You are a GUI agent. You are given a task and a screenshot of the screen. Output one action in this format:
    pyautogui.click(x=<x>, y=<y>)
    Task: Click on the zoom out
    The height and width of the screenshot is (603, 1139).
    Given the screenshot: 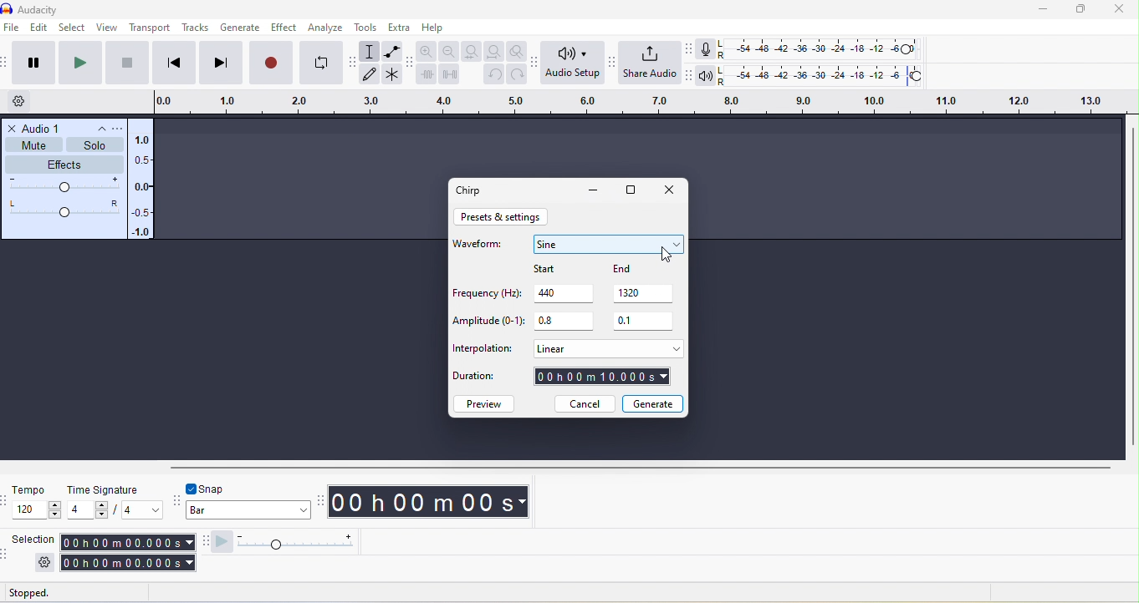 What is the action you would take?
    pyautogui.click(x=448, y=51)
    